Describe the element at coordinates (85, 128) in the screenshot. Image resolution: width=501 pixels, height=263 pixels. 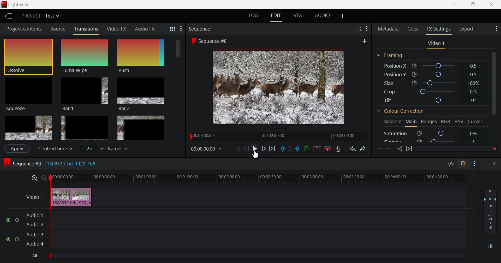
I see `Box 5` at that location.